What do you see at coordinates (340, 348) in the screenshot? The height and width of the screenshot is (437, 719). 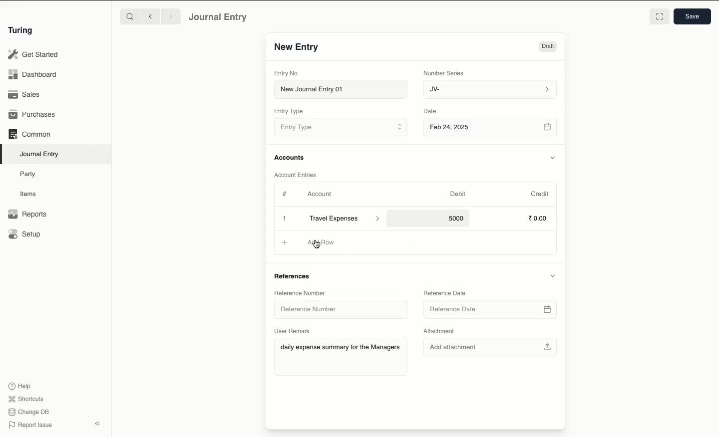 I see `daily expense summary for the Managers` at bounding box center [340, 348].